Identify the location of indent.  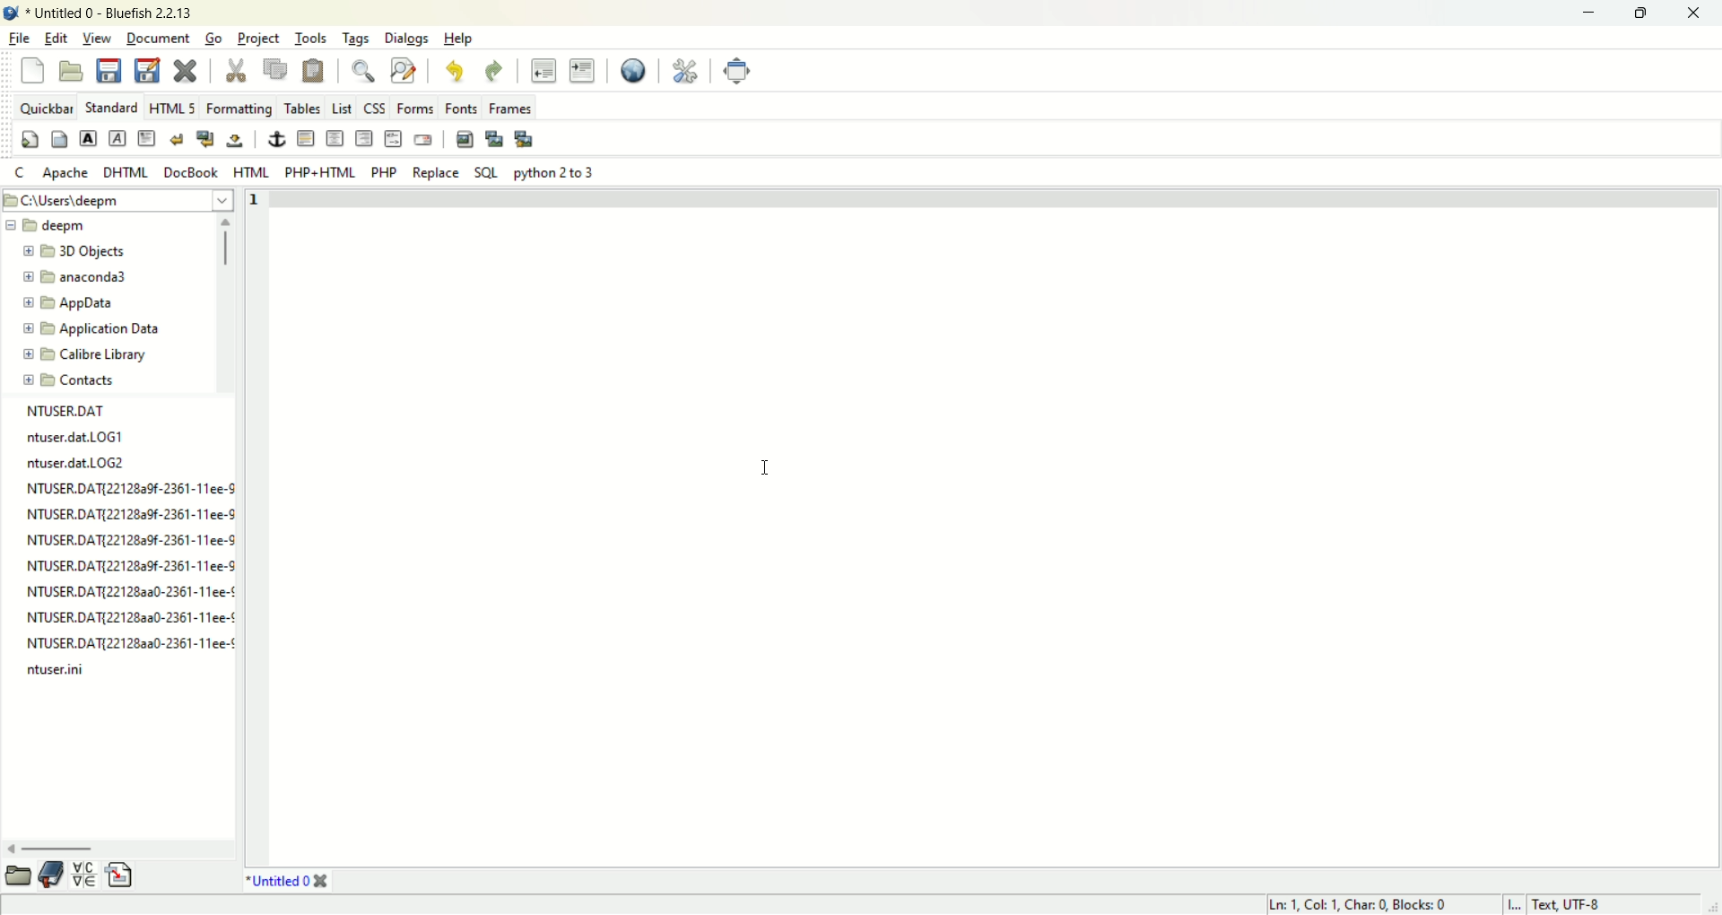
(583, 71).